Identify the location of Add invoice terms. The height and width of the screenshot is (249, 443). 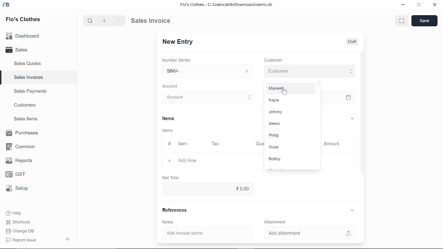
(208, 234).